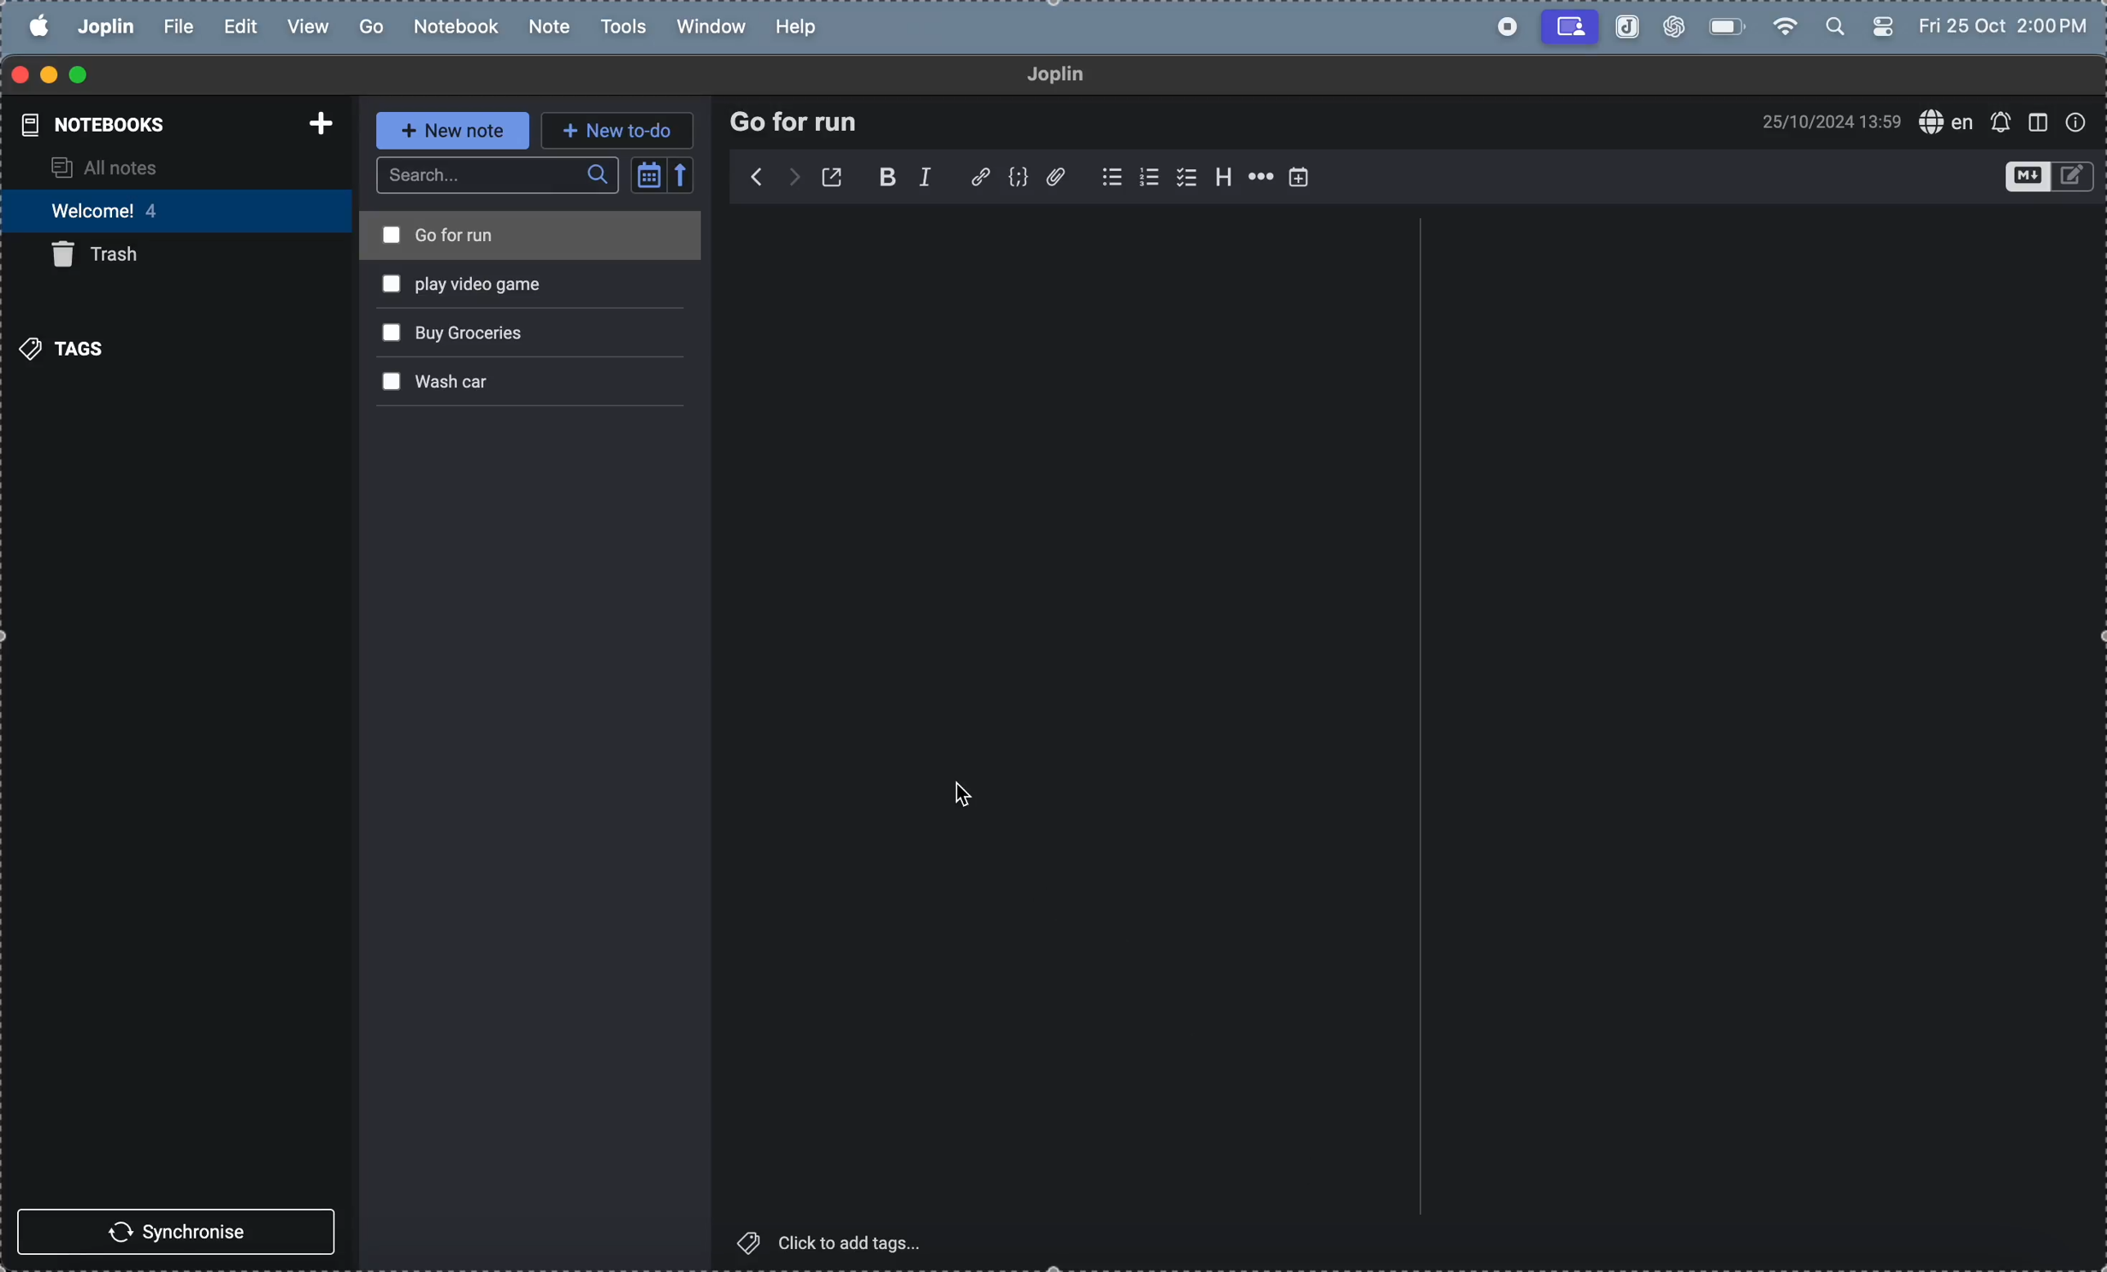 The image size is (2107, 1272). What do you see at coordinates (755, 179) in the screenshot?
I see `back` at bounding box center [755, 179].